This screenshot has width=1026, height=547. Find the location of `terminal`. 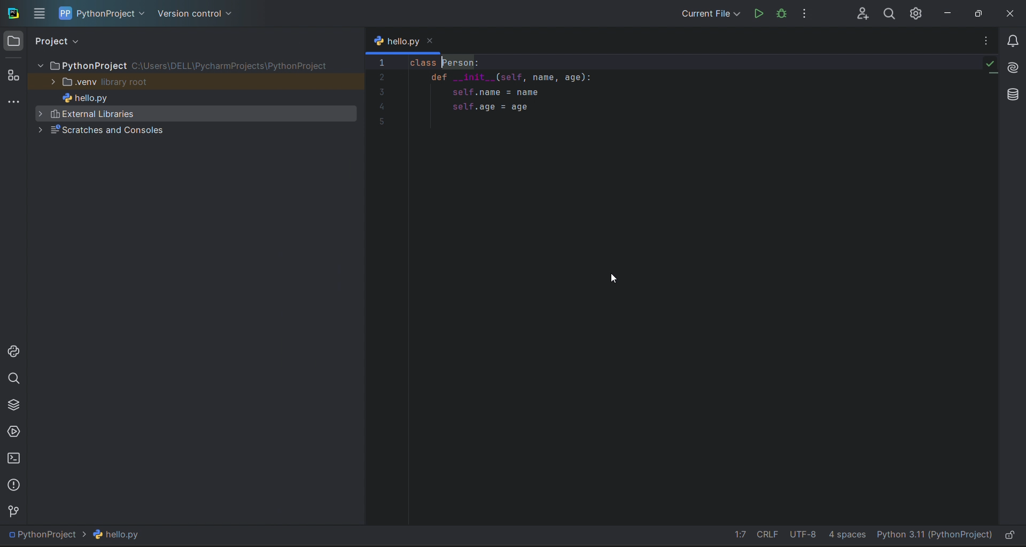

terminal is located at coordinates (14, 459).